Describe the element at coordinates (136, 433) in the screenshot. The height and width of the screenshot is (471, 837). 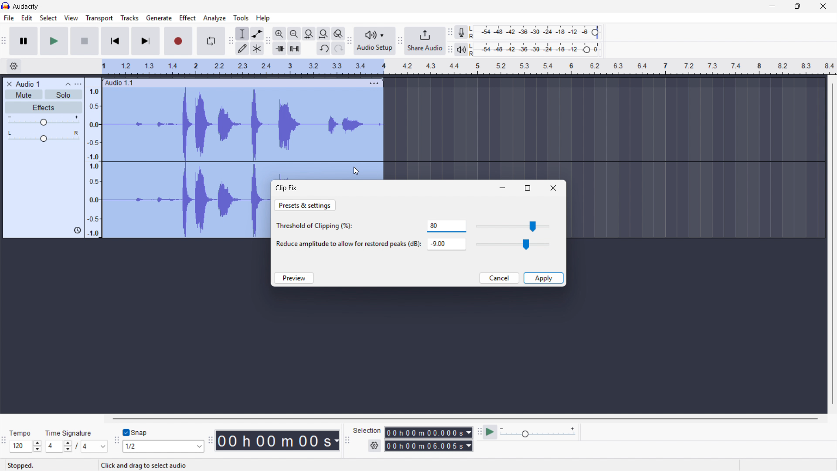
I see `Toggle snap` at that location.